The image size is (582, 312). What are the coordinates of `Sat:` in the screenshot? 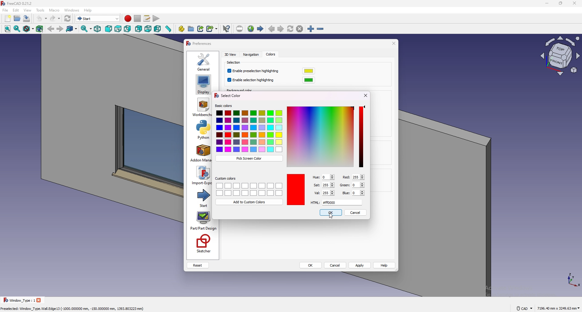 It's located at (316, 185).